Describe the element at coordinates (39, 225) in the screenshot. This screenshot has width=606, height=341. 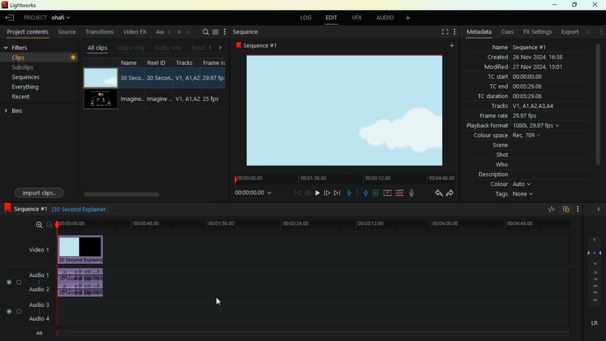
I see `zoom` at that location.